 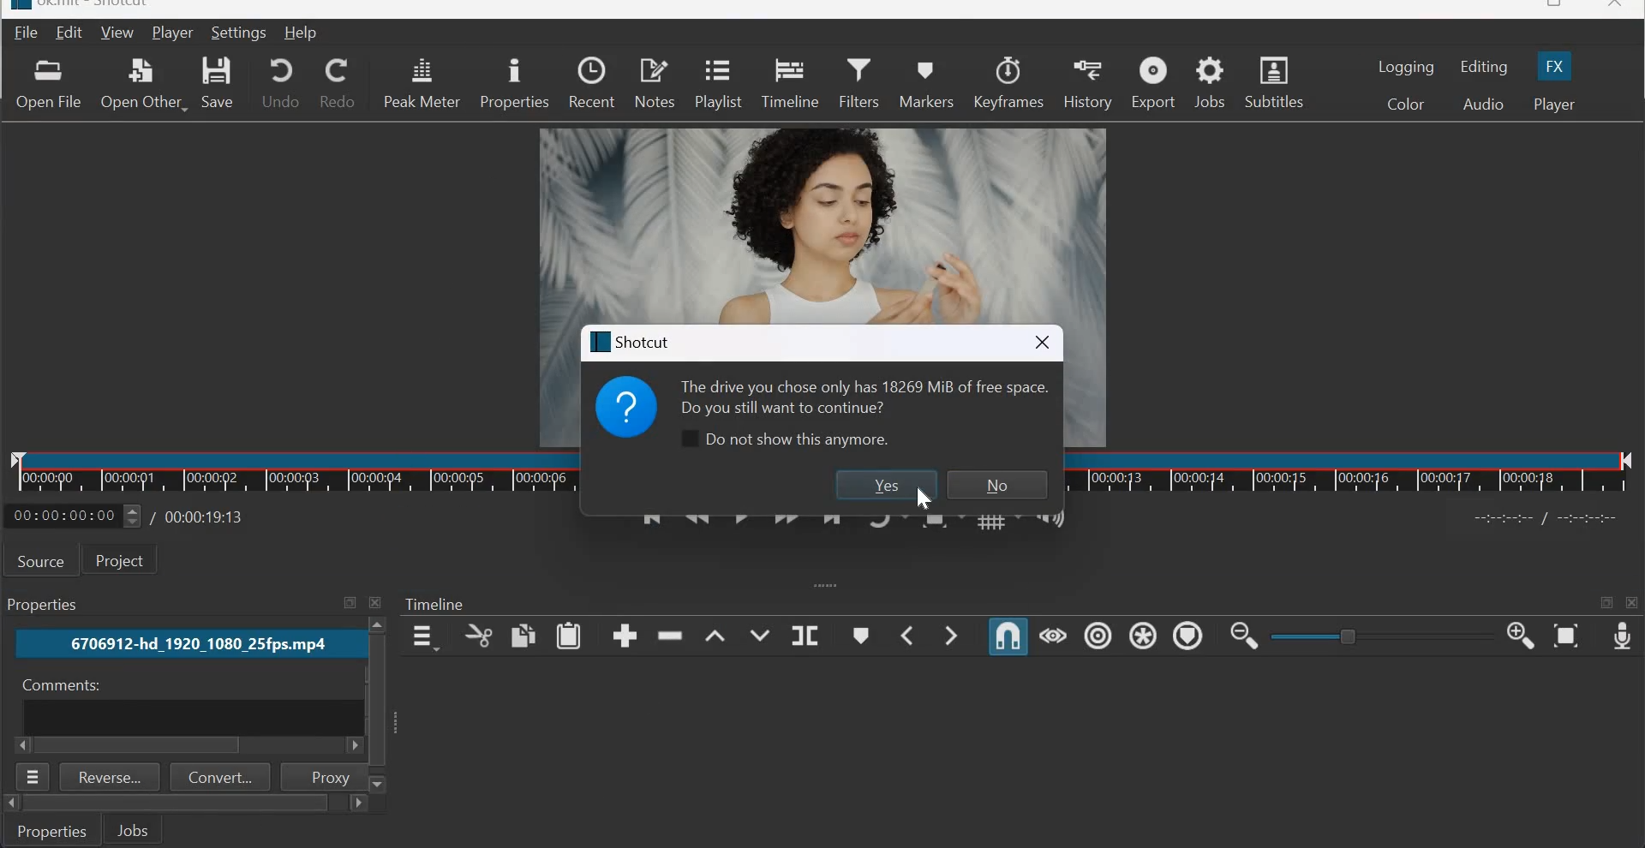 What do you see at coordinates (221, 777) in the screenshot?
I see `convert` at bounding box center [221, 777].